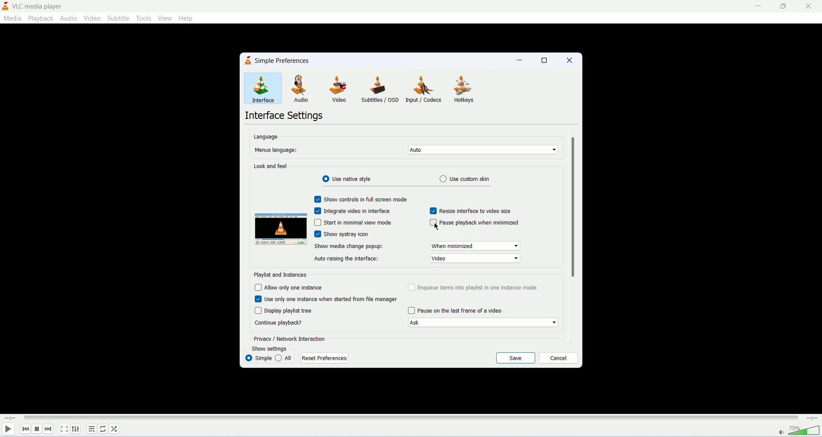  I want to click on volume bar, so click(799, 431).